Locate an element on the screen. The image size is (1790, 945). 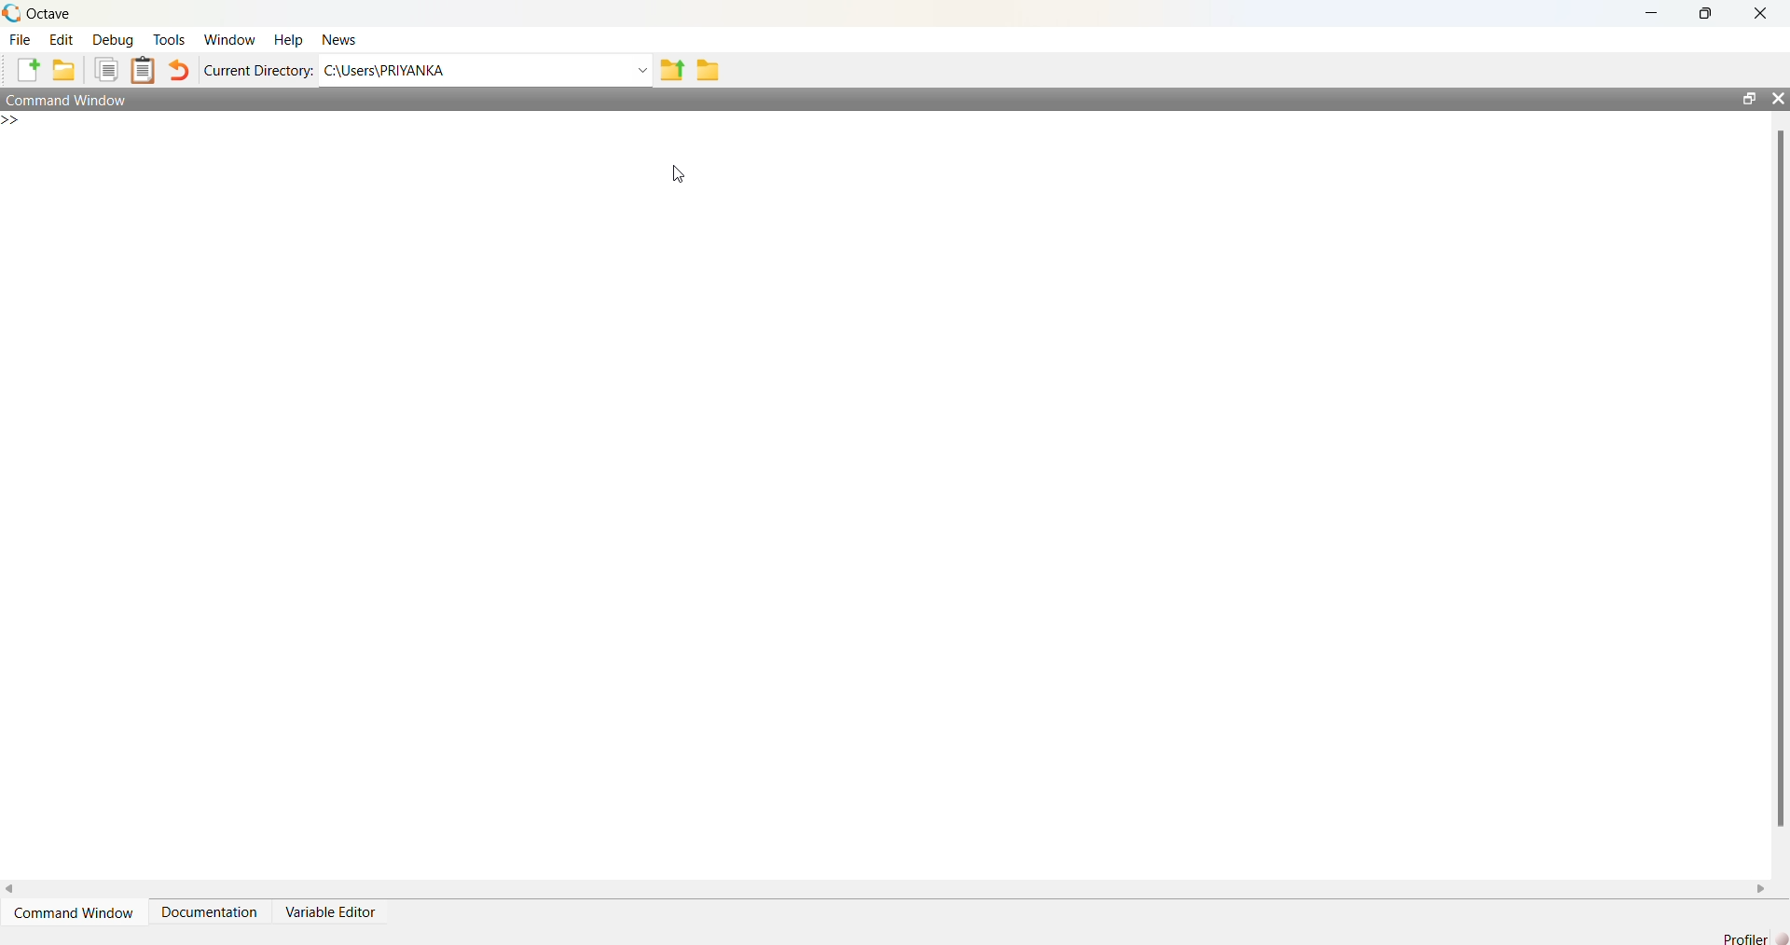
New line is located at coordinates (11, 120).